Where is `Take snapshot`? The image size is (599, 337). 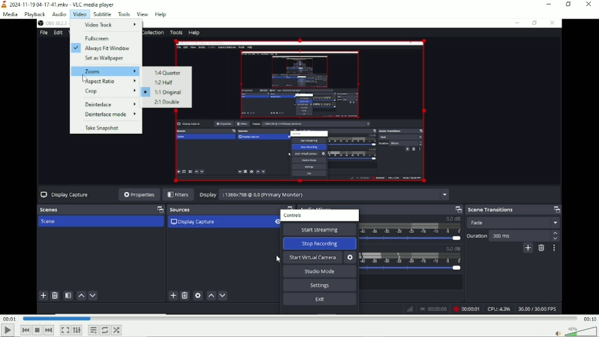
Take snapshot is located at coordinates (106, 127).